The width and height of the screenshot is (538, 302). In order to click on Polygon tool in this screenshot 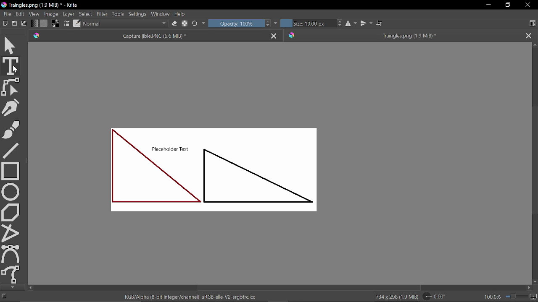, I will do `click(12, 212)`.